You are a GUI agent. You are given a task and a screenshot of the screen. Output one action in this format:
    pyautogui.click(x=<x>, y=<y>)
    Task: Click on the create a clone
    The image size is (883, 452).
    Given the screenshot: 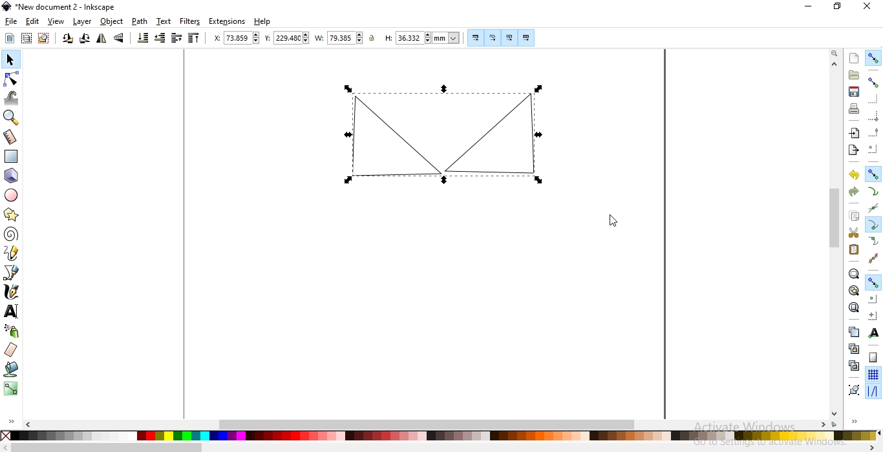 What is the action you would take?
    pyautogui.click(x=851, y=348)
    